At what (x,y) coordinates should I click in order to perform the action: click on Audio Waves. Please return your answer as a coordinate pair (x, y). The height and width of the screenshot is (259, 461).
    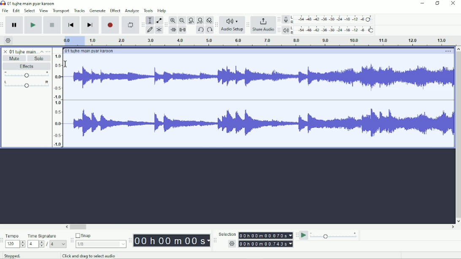
    Looking at the image, I should click on (261, 124).